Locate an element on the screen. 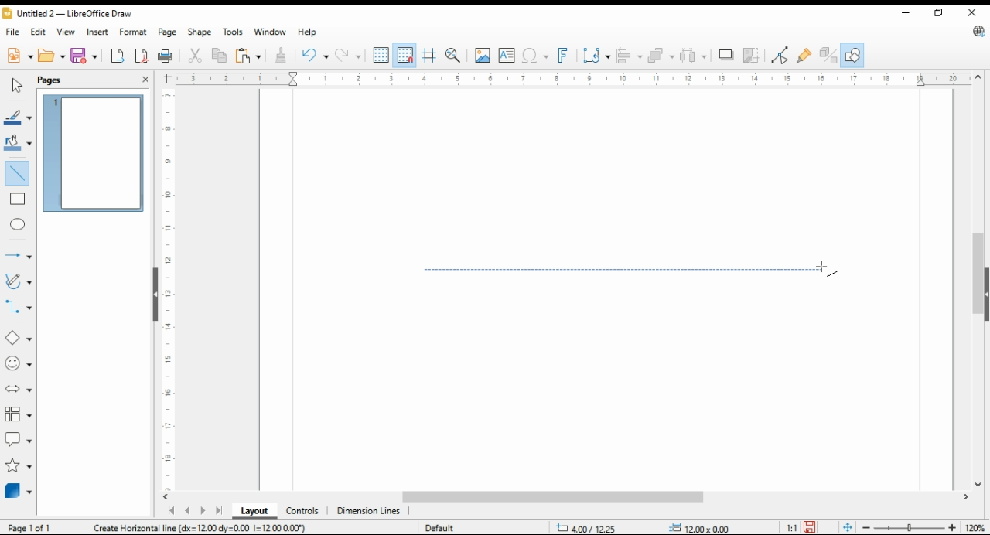 The height and width of the screenshot is (535, 990). Create Horizontal line (dx=1200 dy=000 1=12.00 0.00") is located at coordinates (200, 526).